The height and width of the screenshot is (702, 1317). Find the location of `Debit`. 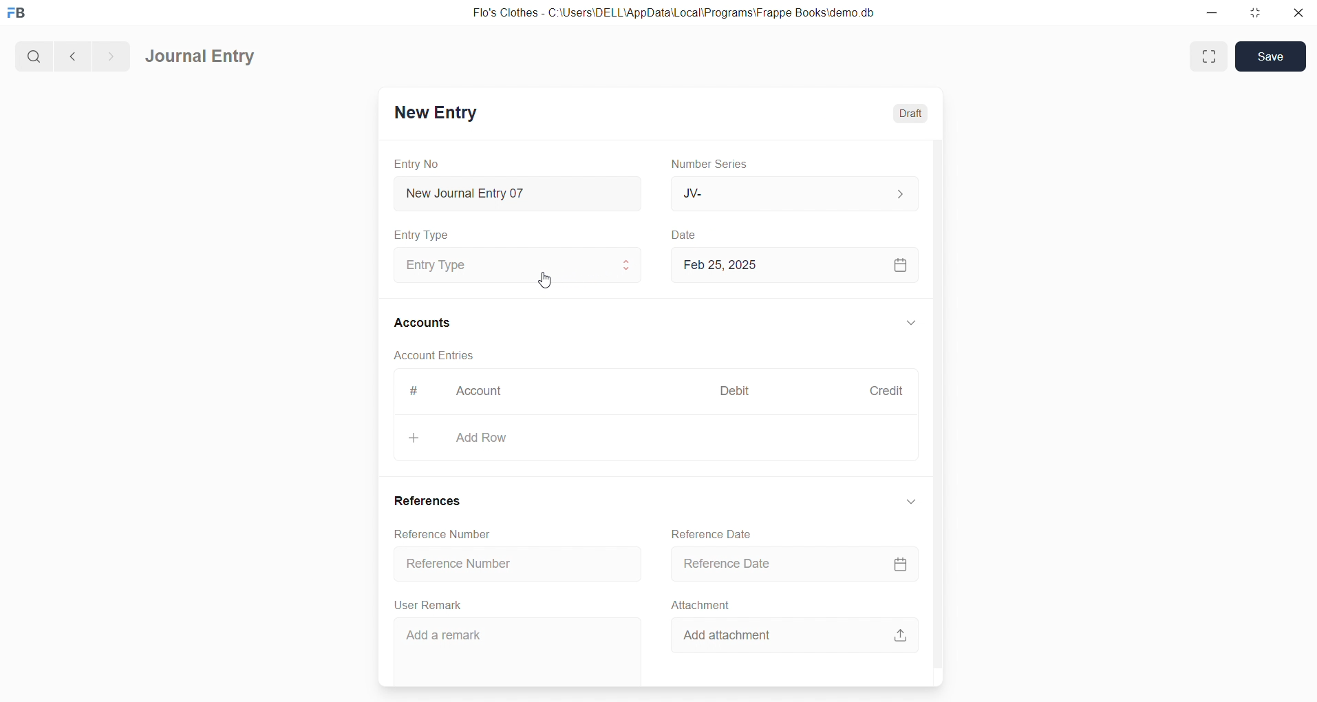

Debit is located at coordinates (735, 390).